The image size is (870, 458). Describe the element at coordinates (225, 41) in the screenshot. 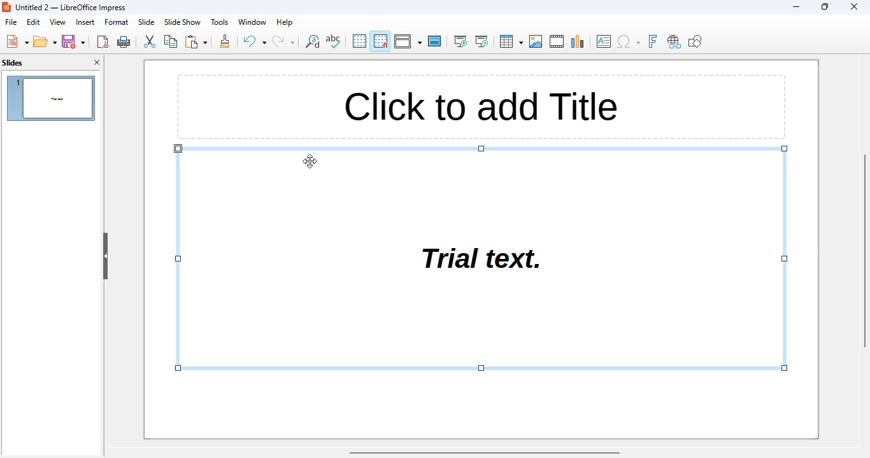

I see `clone formatting` at that location.